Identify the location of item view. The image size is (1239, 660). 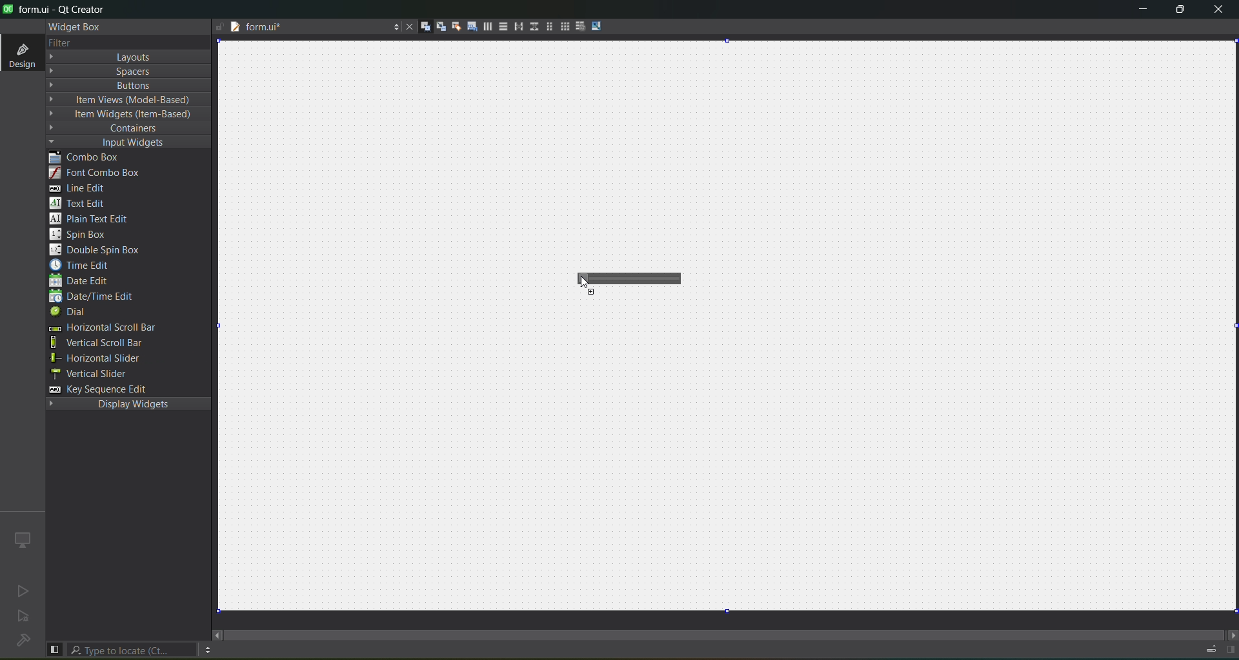
(123, 101).